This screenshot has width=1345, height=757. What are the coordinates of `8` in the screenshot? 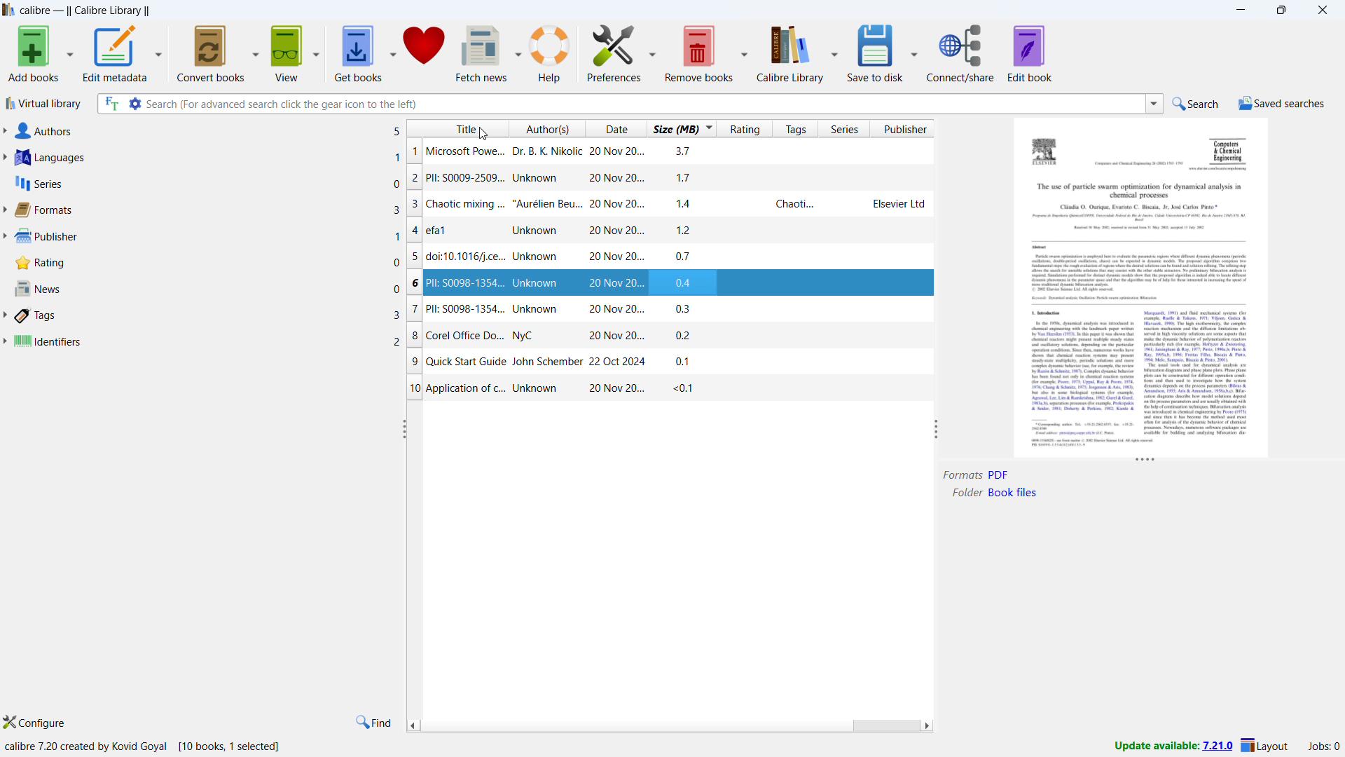 It's located at (415, 336).